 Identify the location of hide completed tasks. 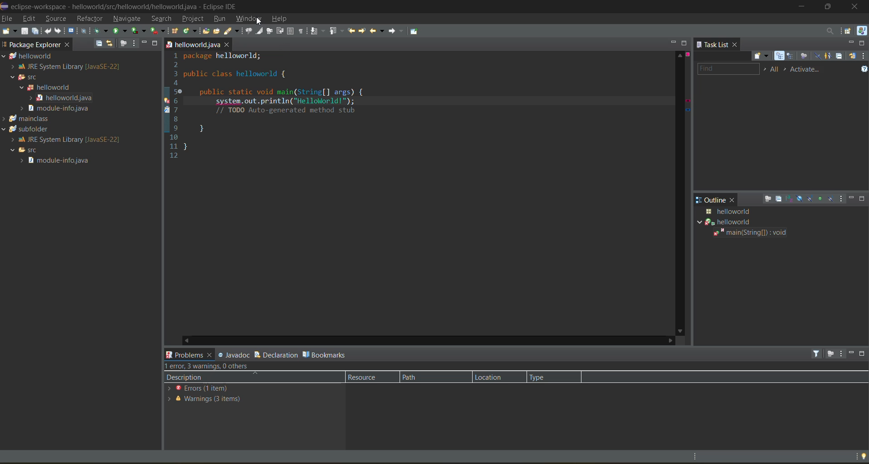
(816, 55).